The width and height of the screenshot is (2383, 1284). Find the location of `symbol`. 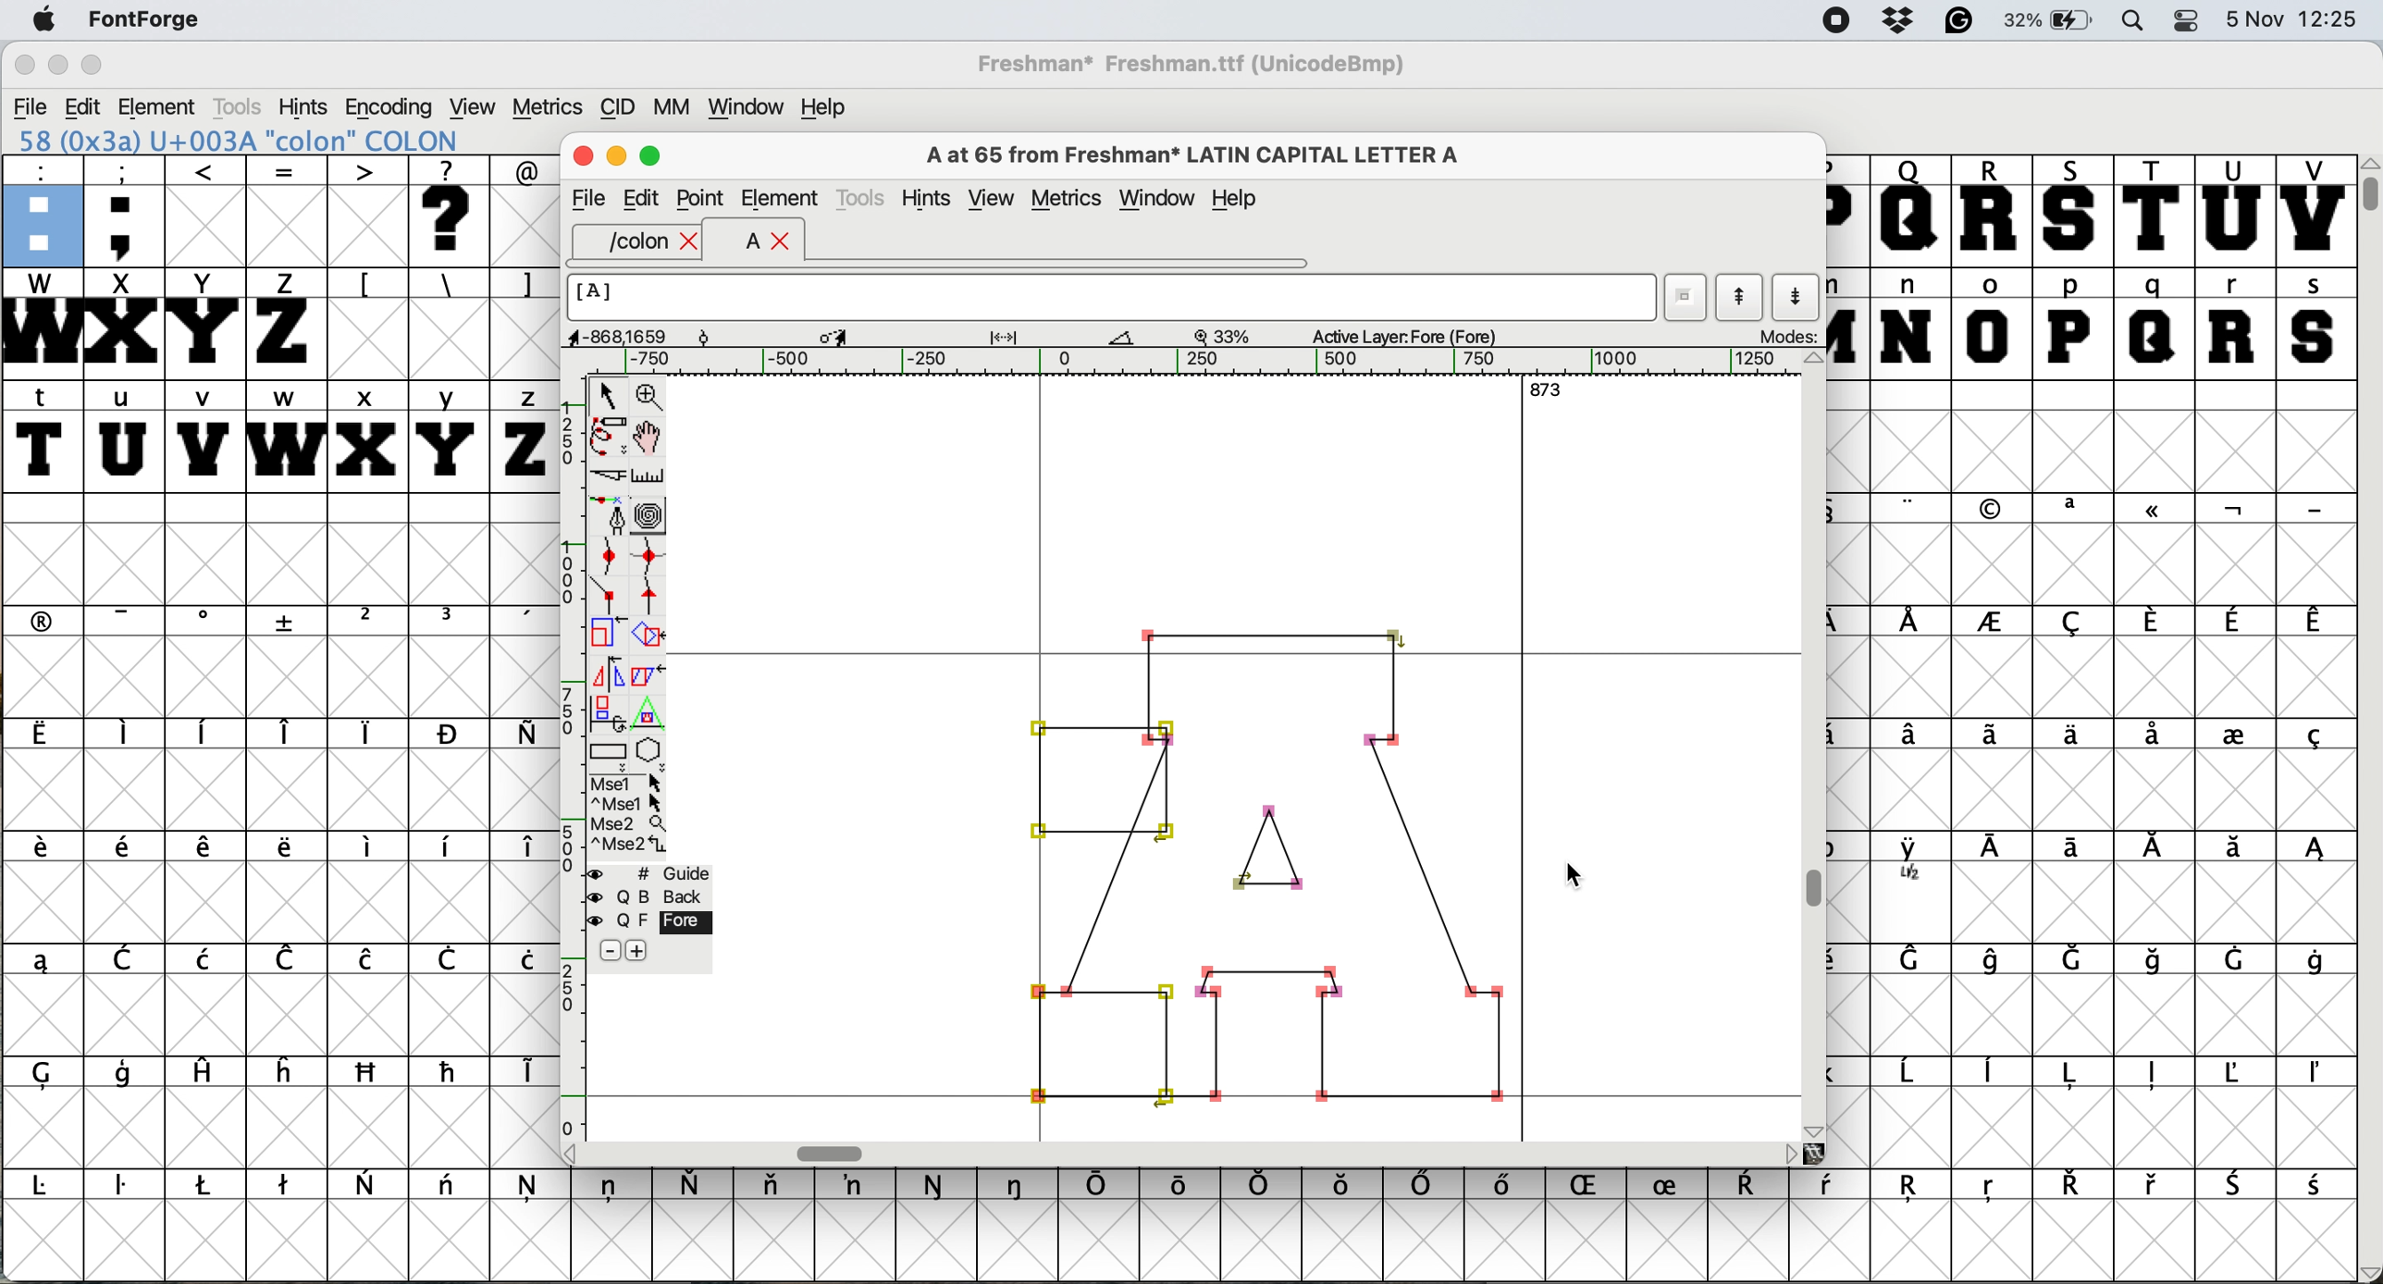

symbol is located at coordinates (453, 847).